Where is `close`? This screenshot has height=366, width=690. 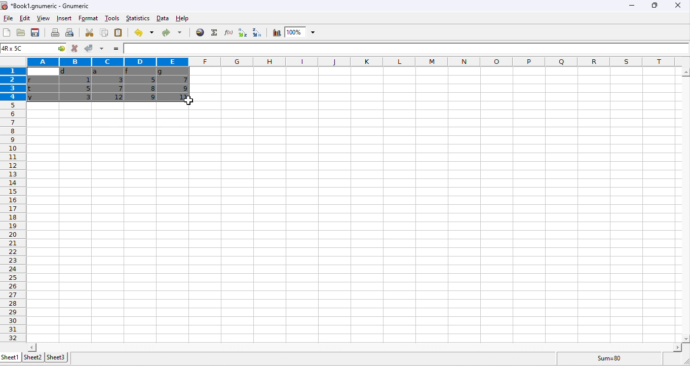 close is located at coordinates (678, 7).